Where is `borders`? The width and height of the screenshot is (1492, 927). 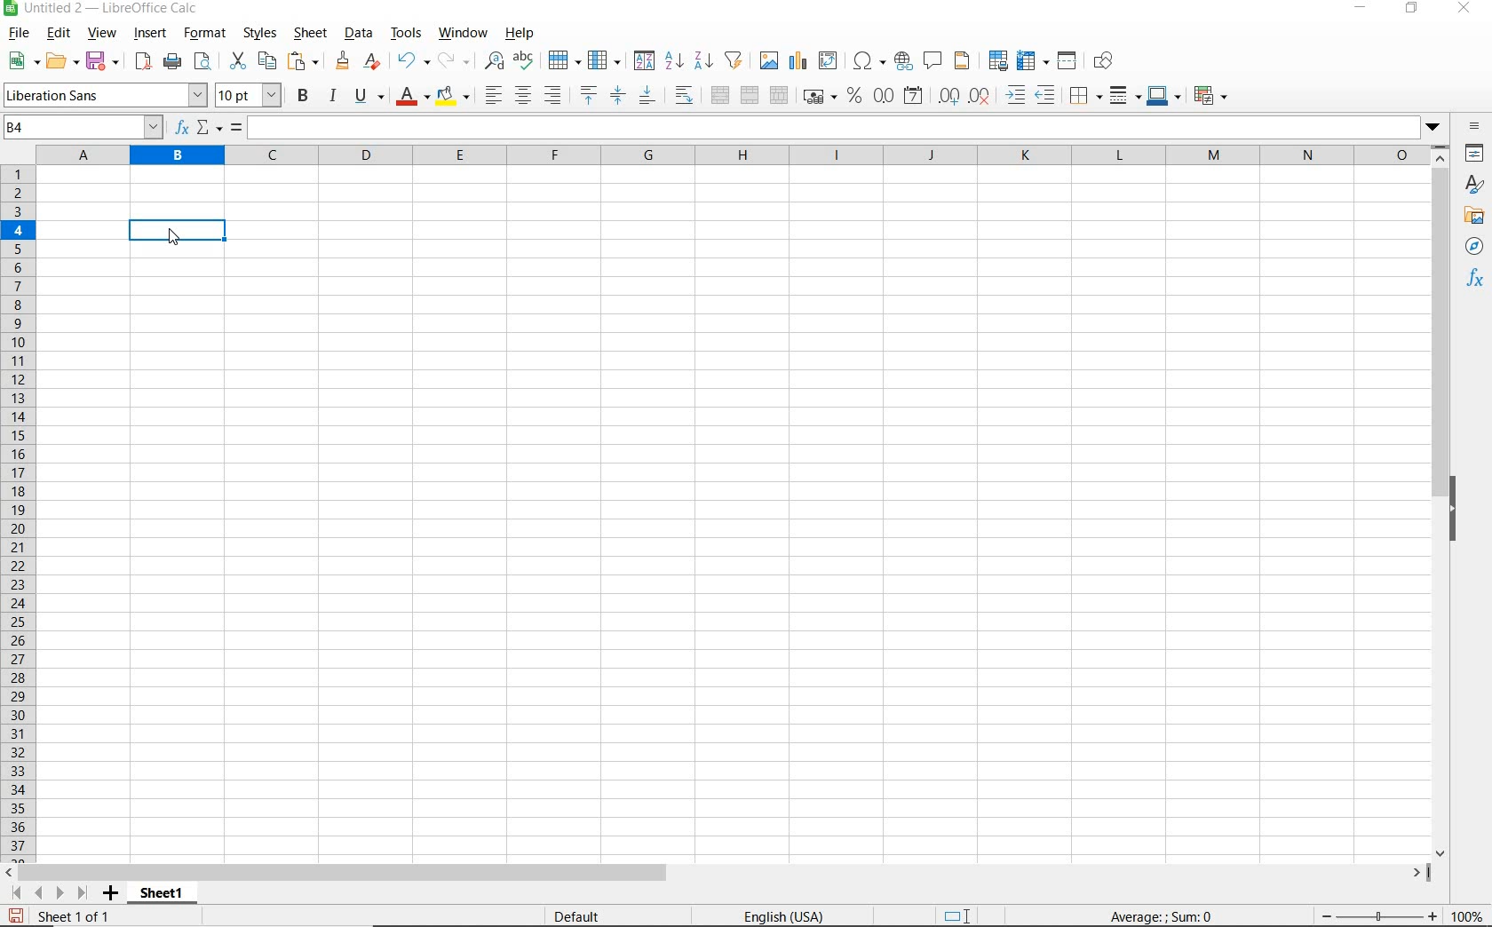 borders is located at coordinates (1084, 95).